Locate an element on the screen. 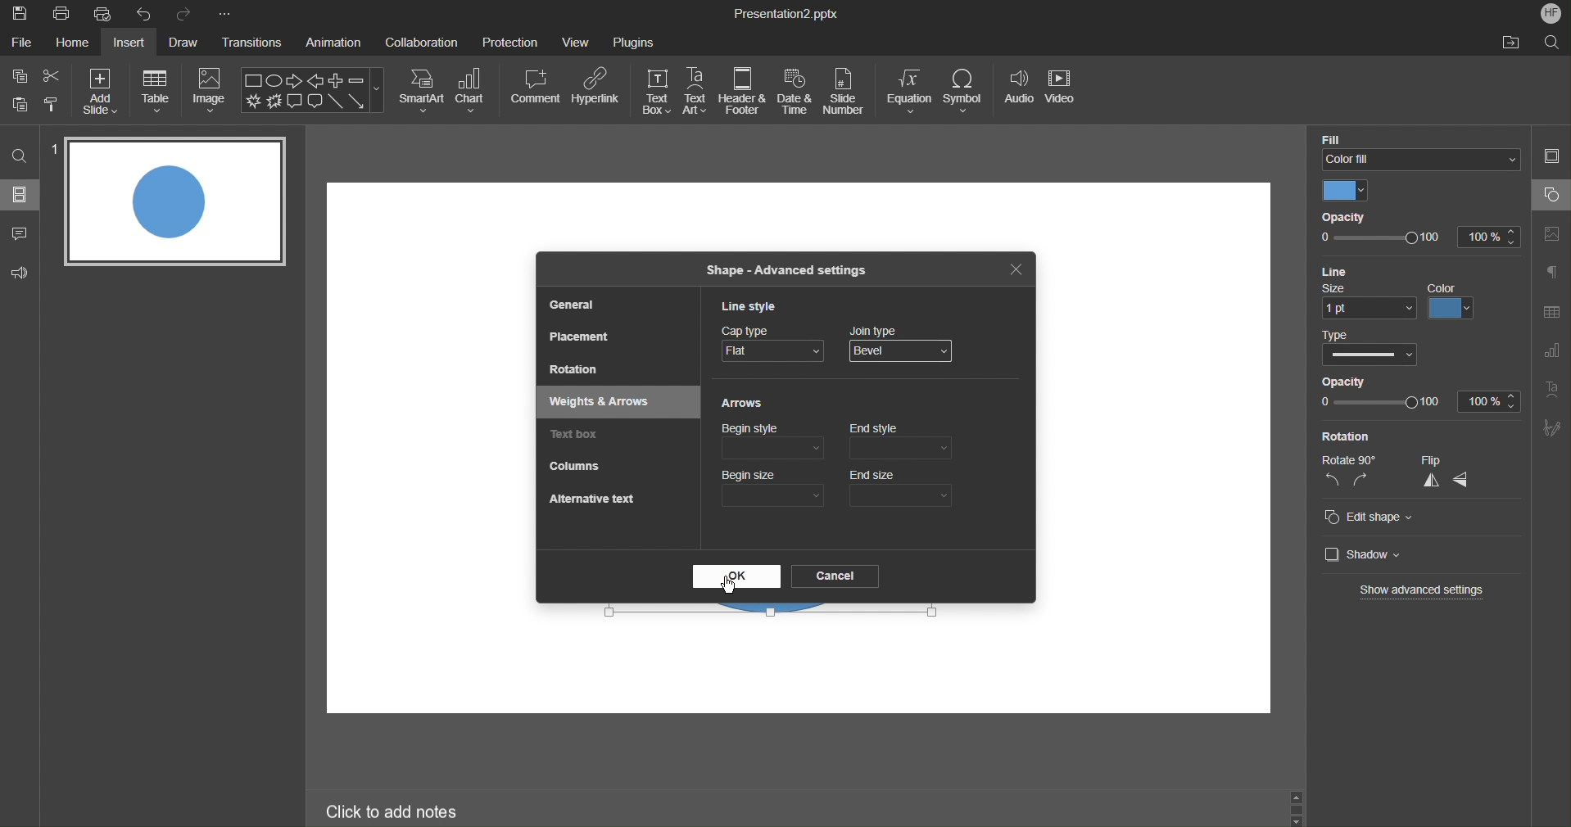 This screenshot has width=1571, height=827. workspace is located at coordinates (1153, 415).